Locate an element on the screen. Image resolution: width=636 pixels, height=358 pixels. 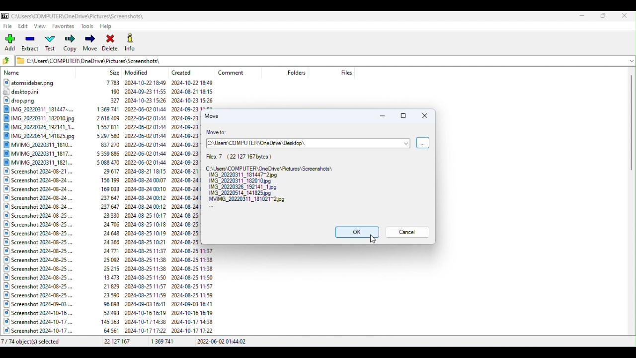
Created is located at coordinates (185, 71).